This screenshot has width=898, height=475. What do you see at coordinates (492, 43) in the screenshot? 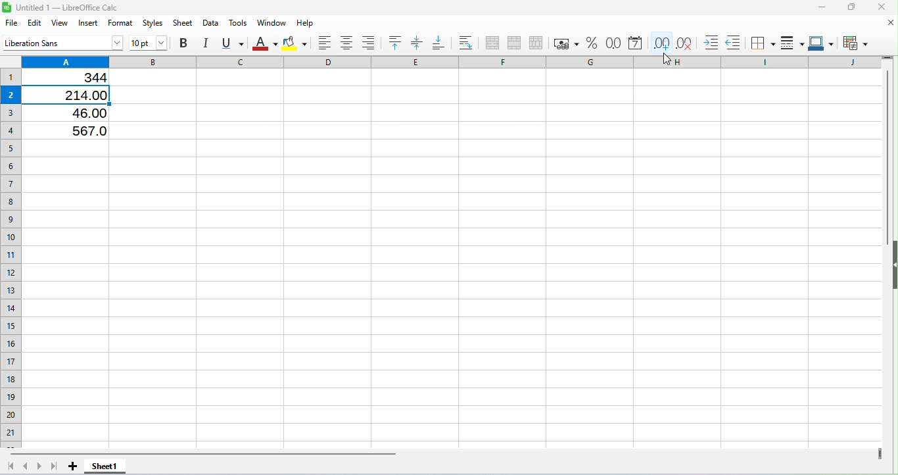
I see `Merge and center or unmerge cells depending on the current toggle state` at bounding box center [492, 43].